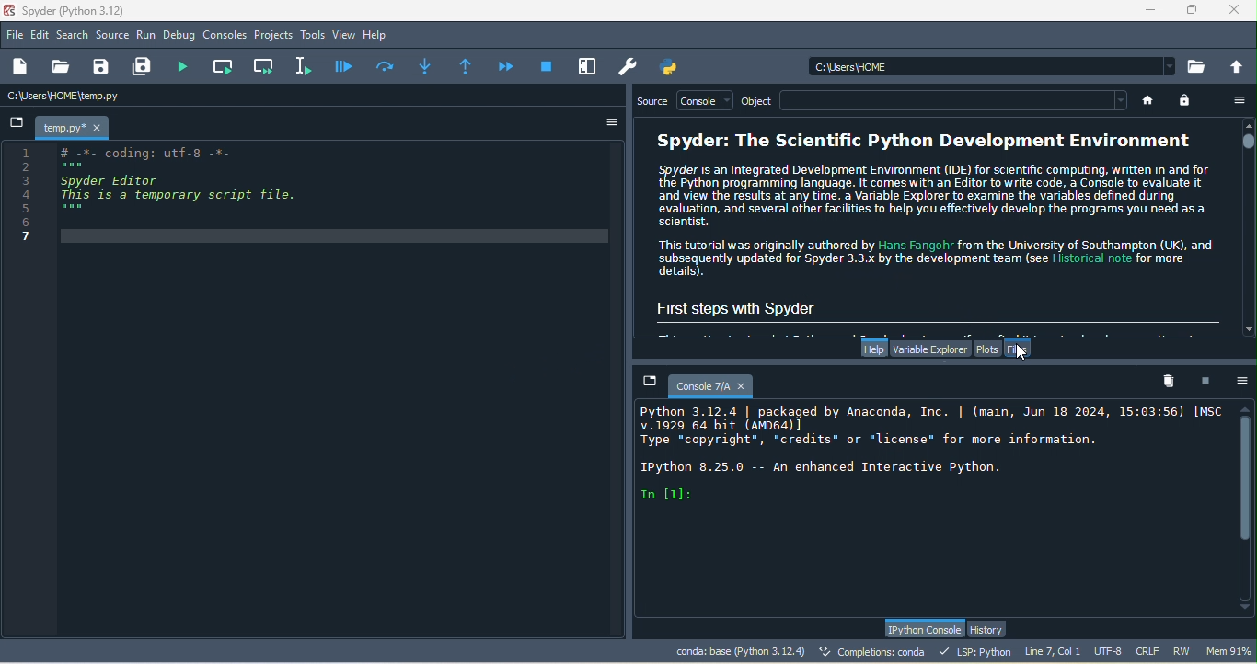 The image size is (1257, 664). I want to click on python console, so click(923, 629).